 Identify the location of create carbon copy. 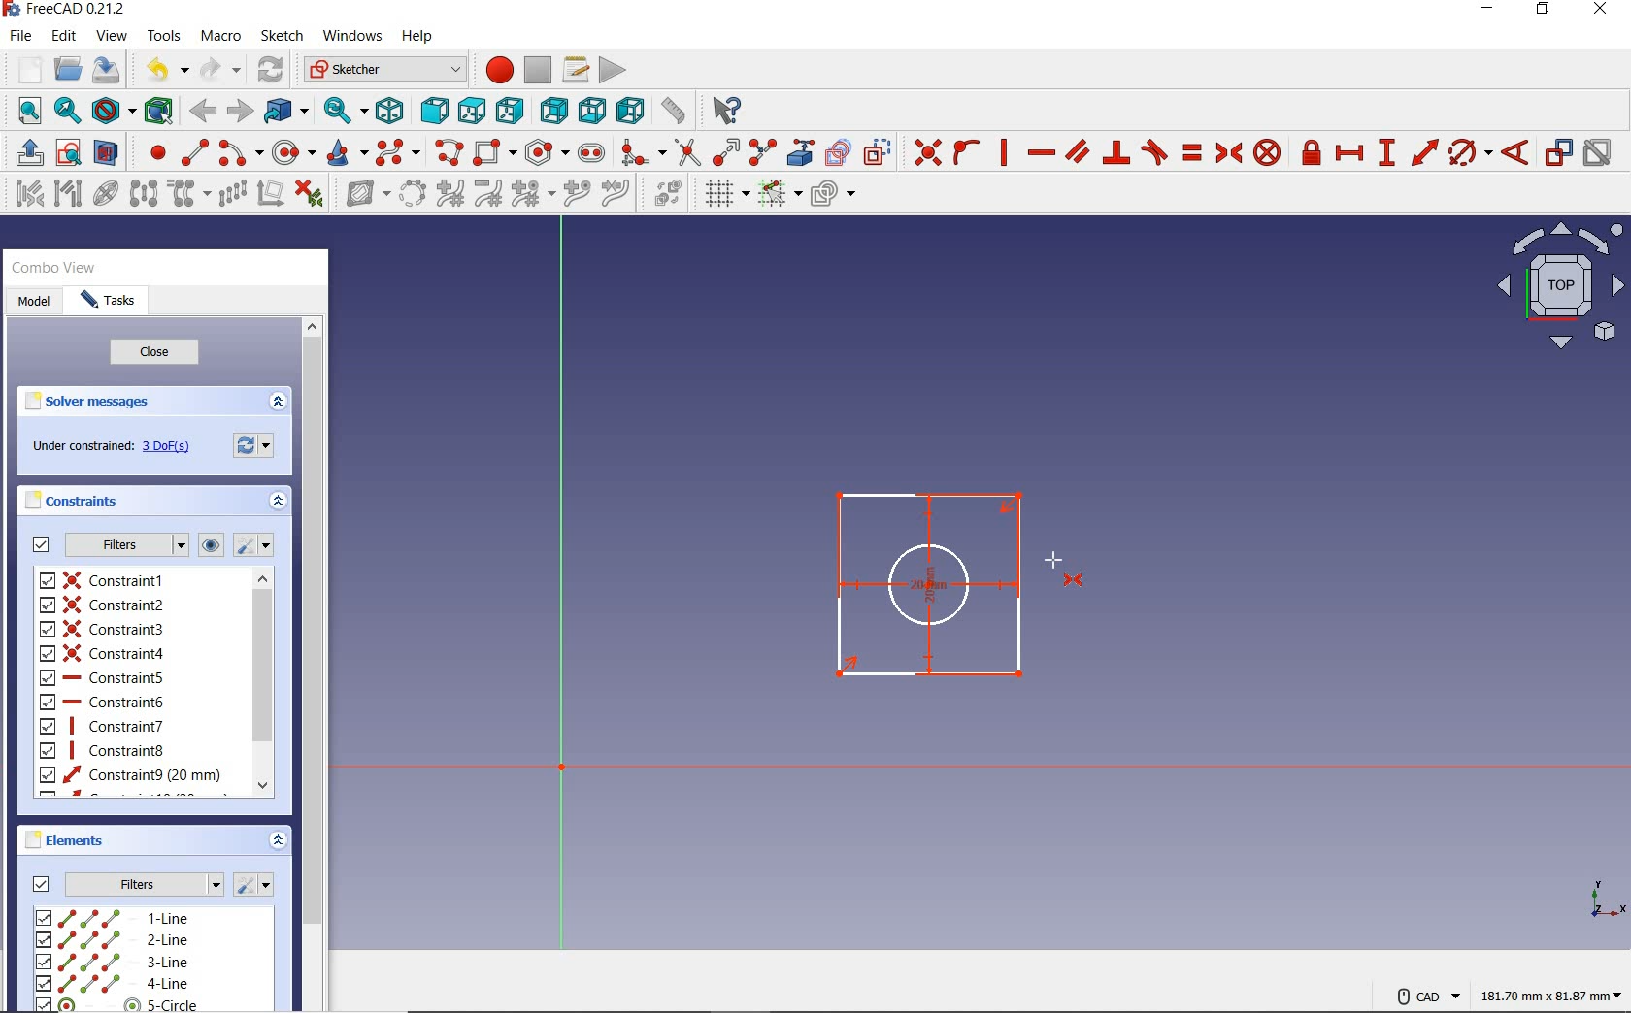
(839, 152).